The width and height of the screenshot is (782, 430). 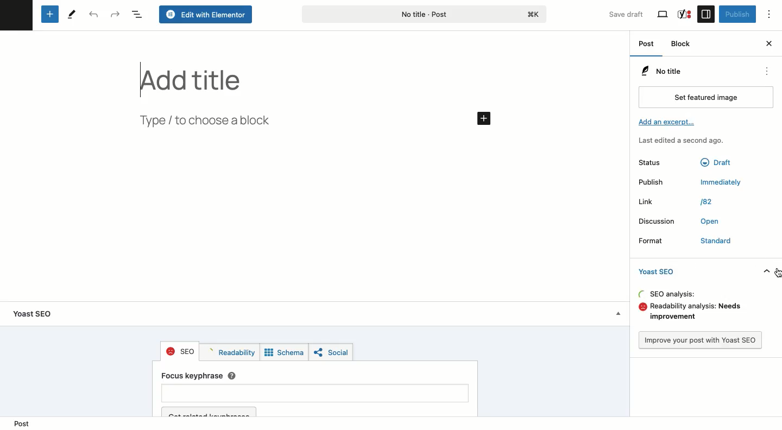 What do you see at coordinates (666, 121) in the screenshot?
I see `Add an excerpt` at bounding box center [666, 121].